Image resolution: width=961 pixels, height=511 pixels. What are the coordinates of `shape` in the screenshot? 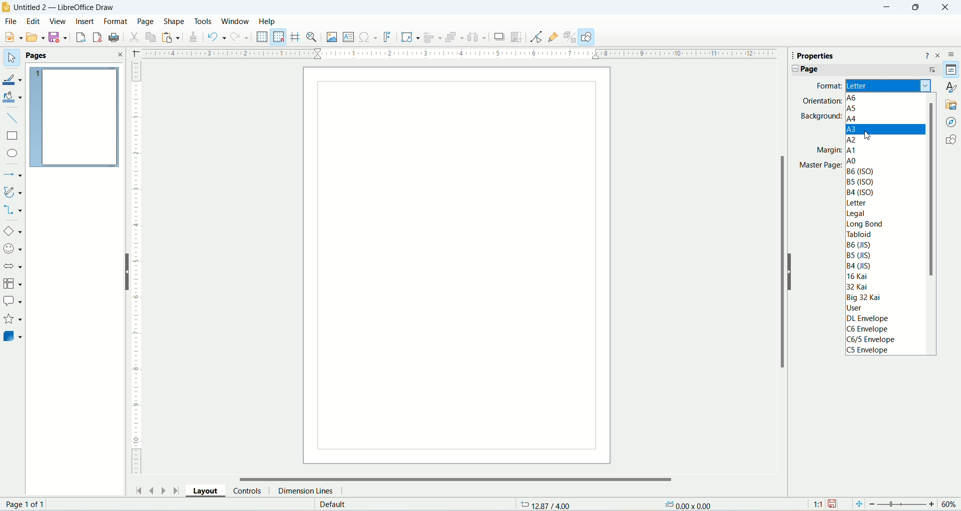 It's located at (175, 22).